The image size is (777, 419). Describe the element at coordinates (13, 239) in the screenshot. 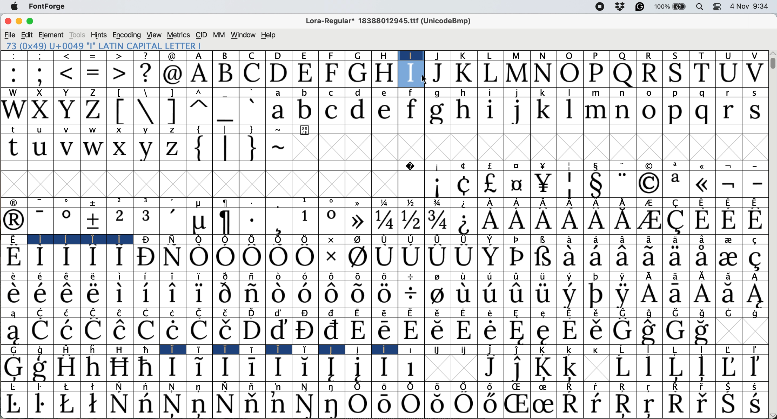

I see `Symbol` at that location.